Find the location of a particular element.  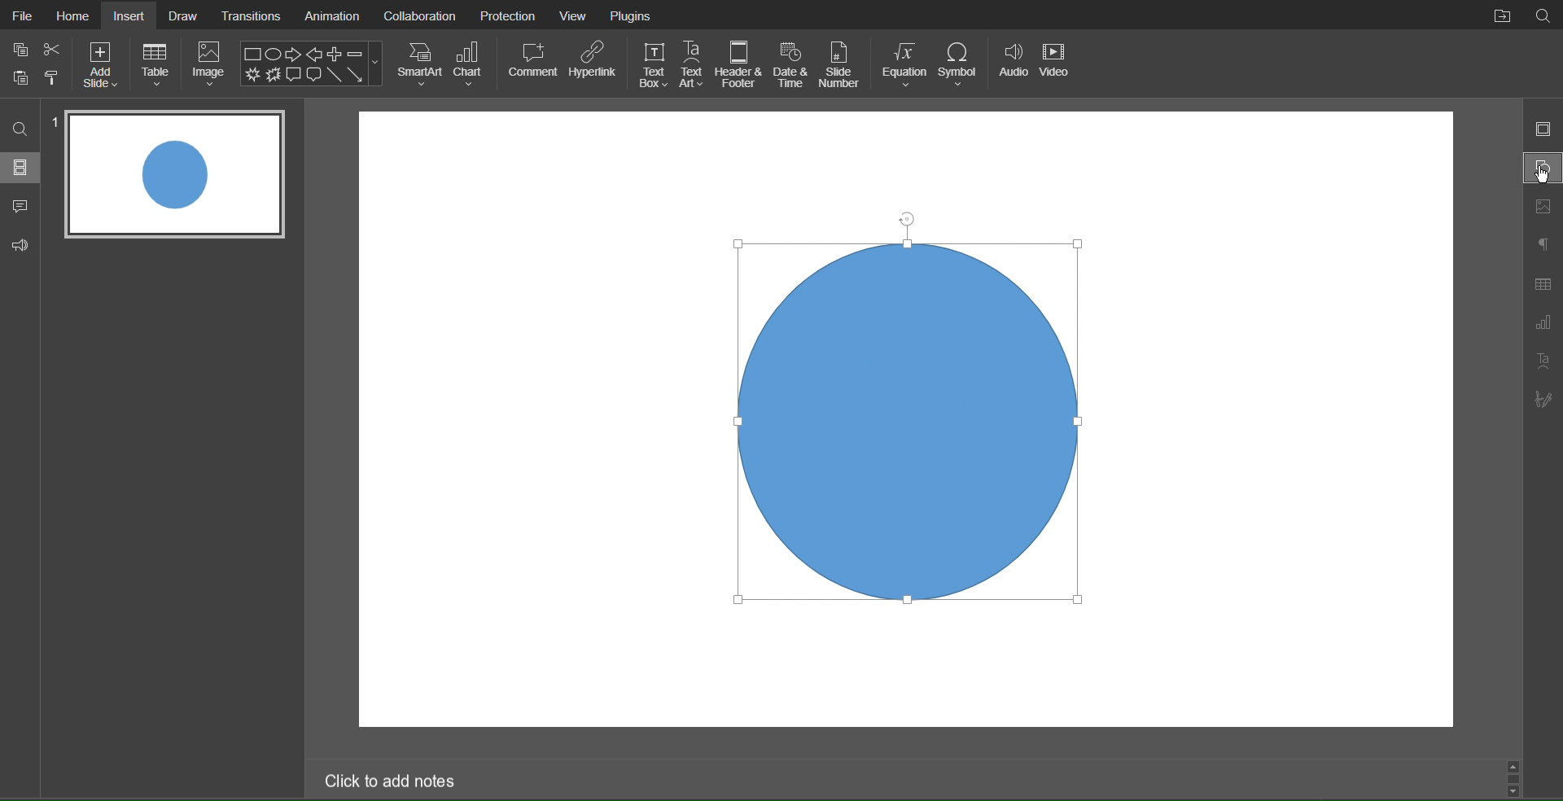

Header & Footer is located at coordinates (741, 63).